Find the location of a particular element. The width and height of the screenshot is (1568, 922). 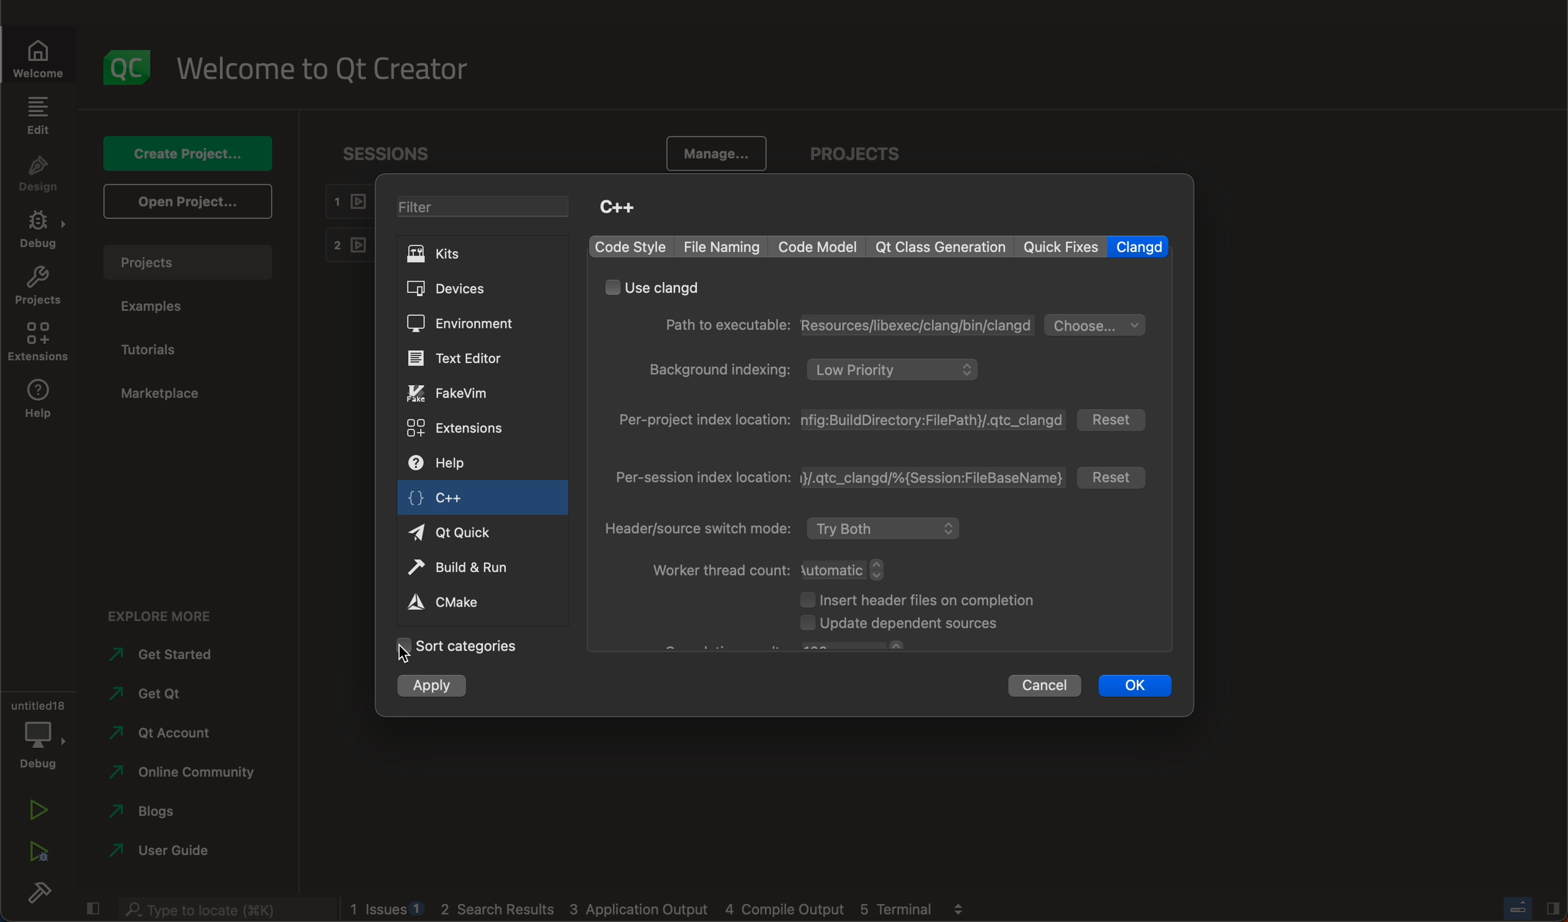

choose is located at coordinates (1097, 324).